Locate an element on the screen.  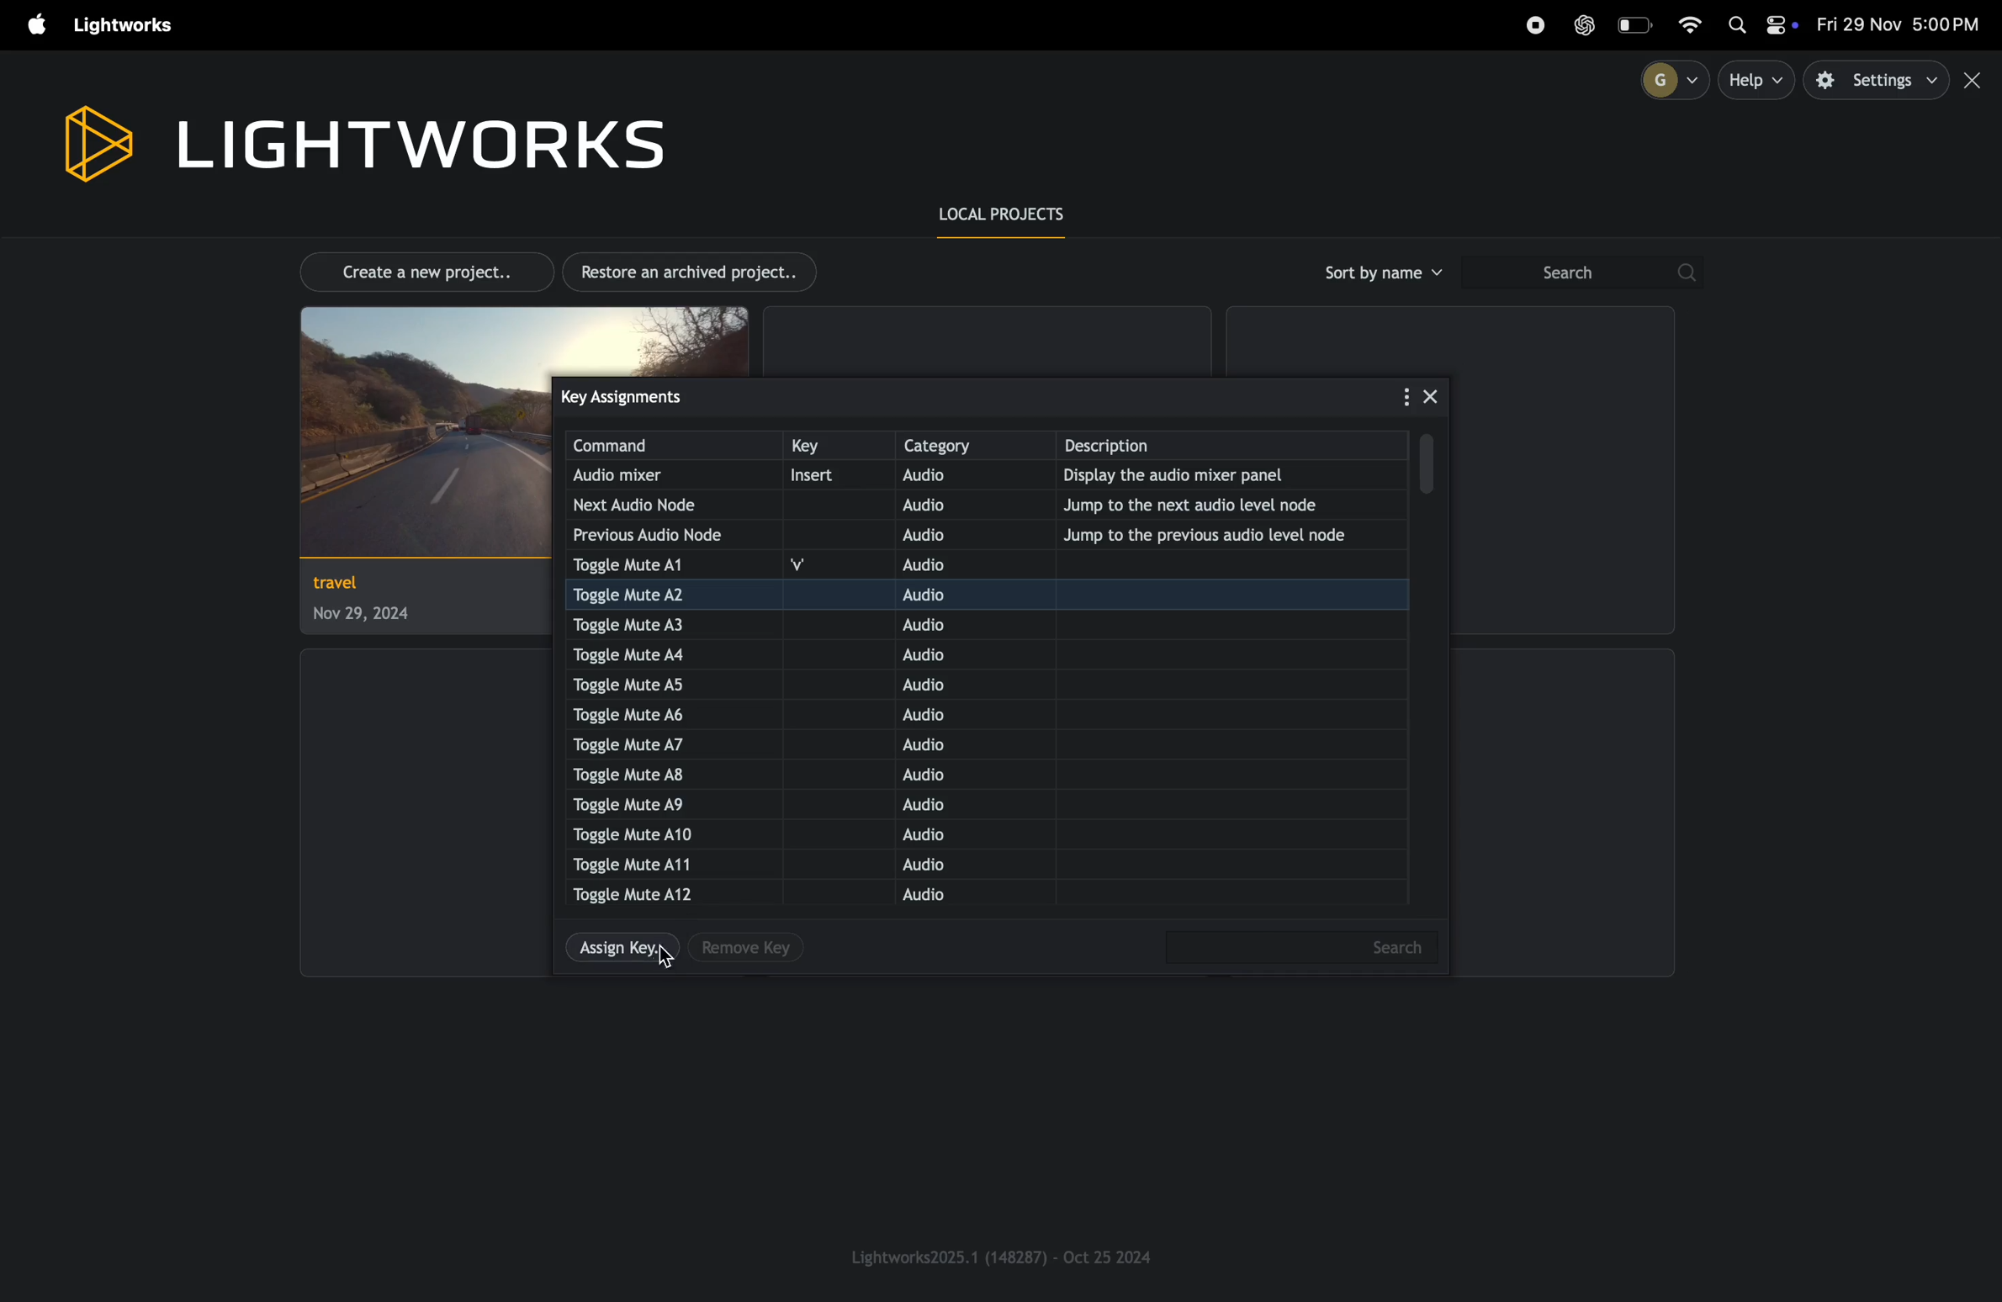
command is located at coordinates (672, 446).